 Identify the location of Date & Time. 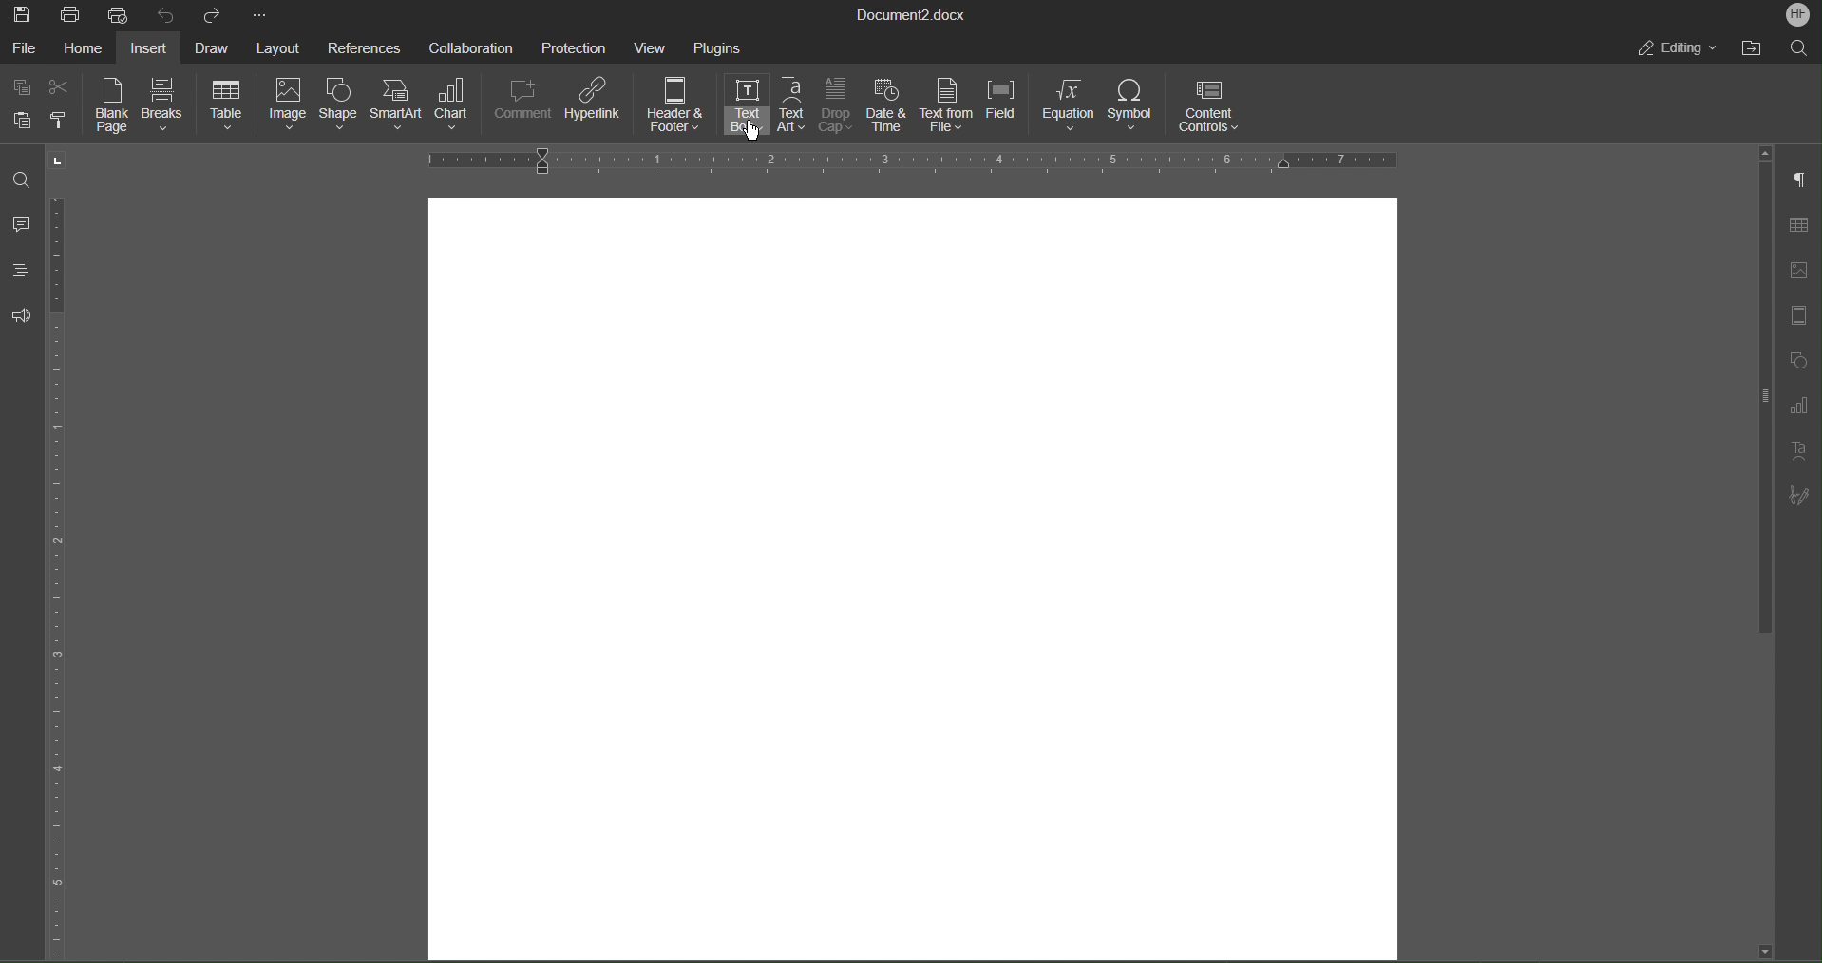
(886, 106).